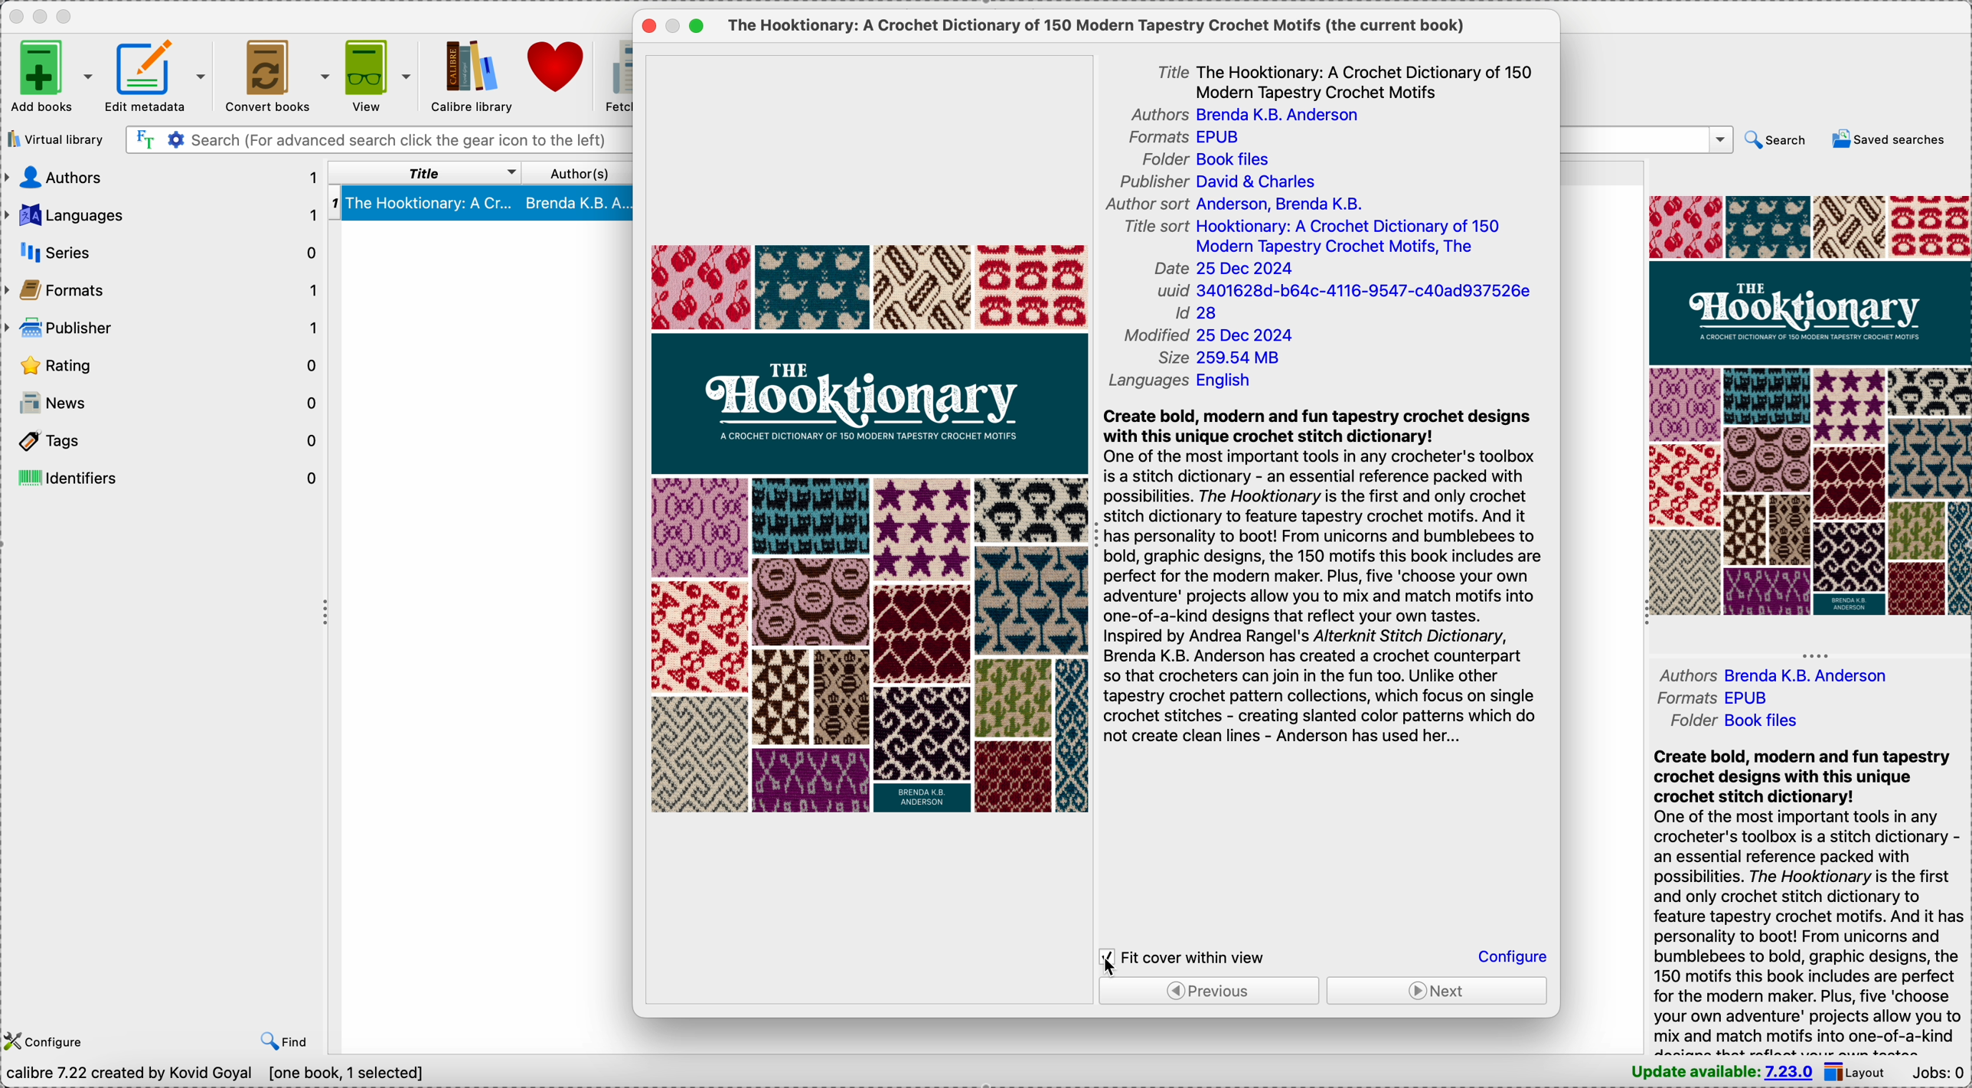 The width and height of the screenshot is (1972, 1088). I want to click on previous, so click(1206, 991).